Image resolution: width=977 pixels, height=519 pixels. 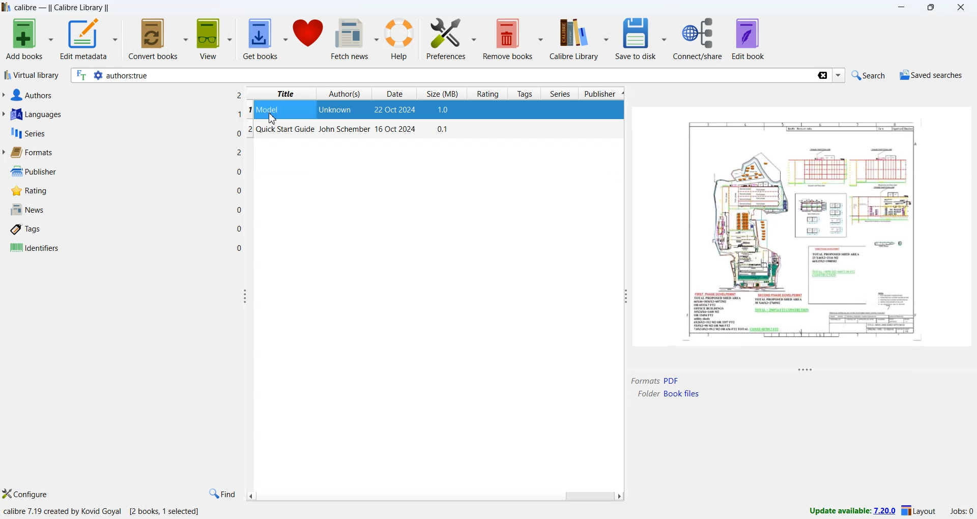 I want to click on 0, so click(x=240, y=189).